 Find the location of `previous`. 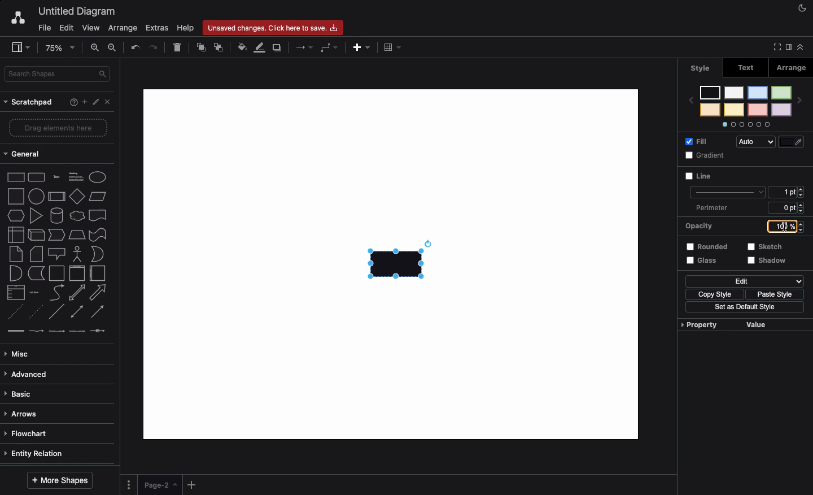

previous is located at coordinates (690, 99).